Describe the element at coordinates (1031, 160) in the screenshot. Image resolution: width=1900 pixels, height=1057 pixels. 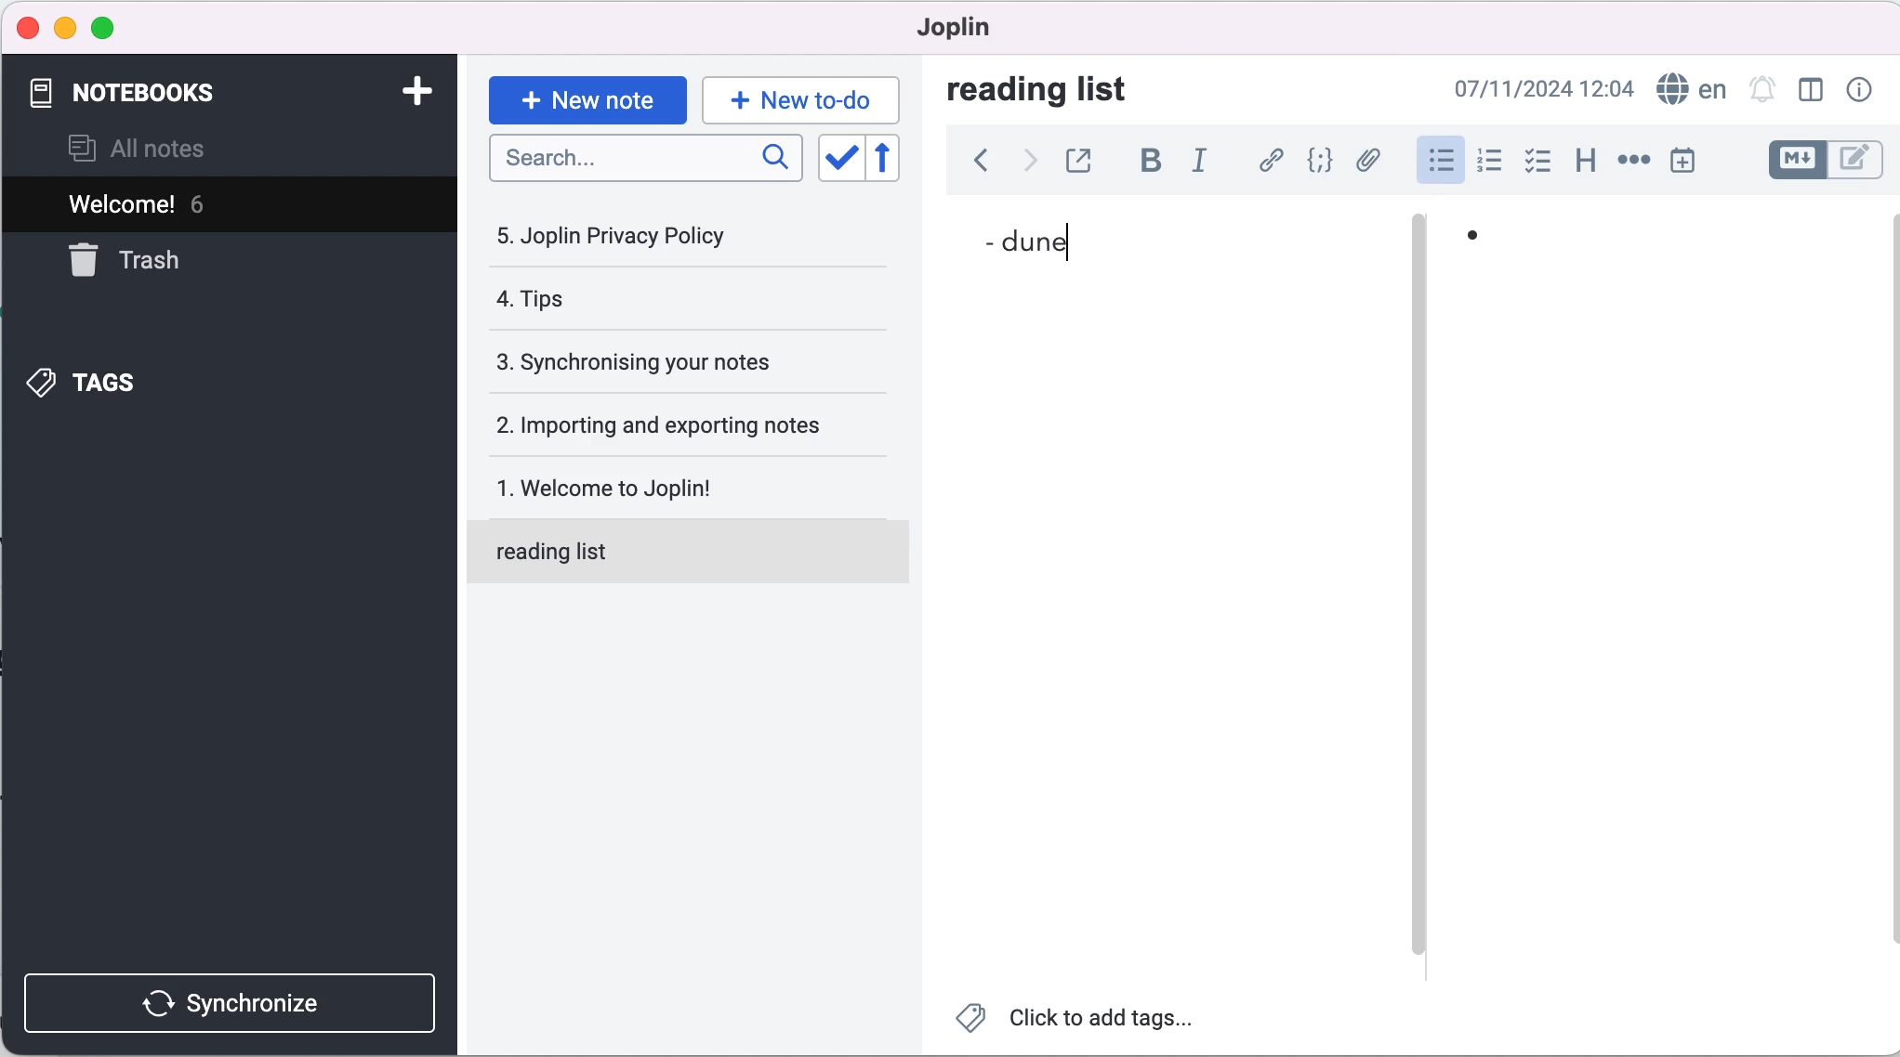
I see `forward` at that location.